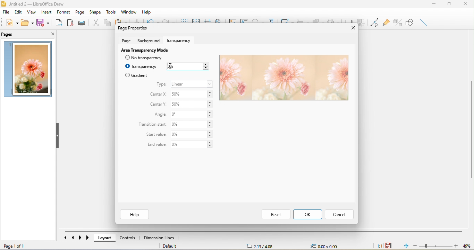 This screenshot has height=250, width=474. What do you see at coordinates (110, 12) in the screenshot?
I see `tools` at bounding box center [110, 12].